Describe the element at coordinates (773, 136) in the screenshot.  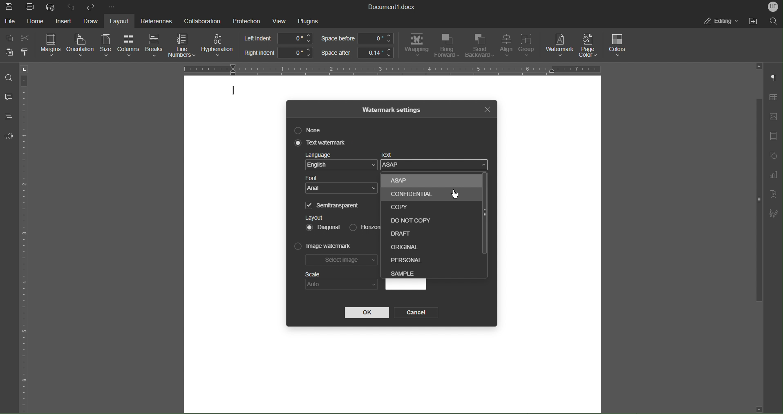
I see `Page Template` at that location.